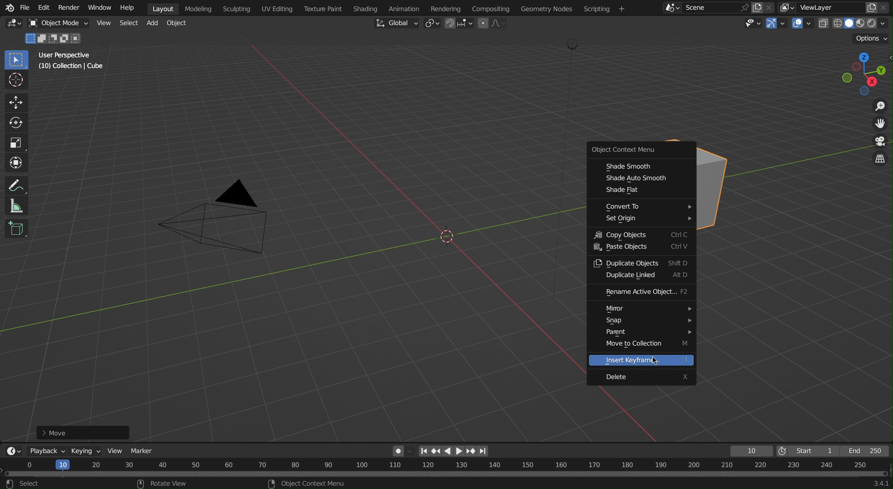 This screenshot has width=893, height=489. Describe the element at coordinates (872, 7) in the screenshot. I see `copy` at that location.